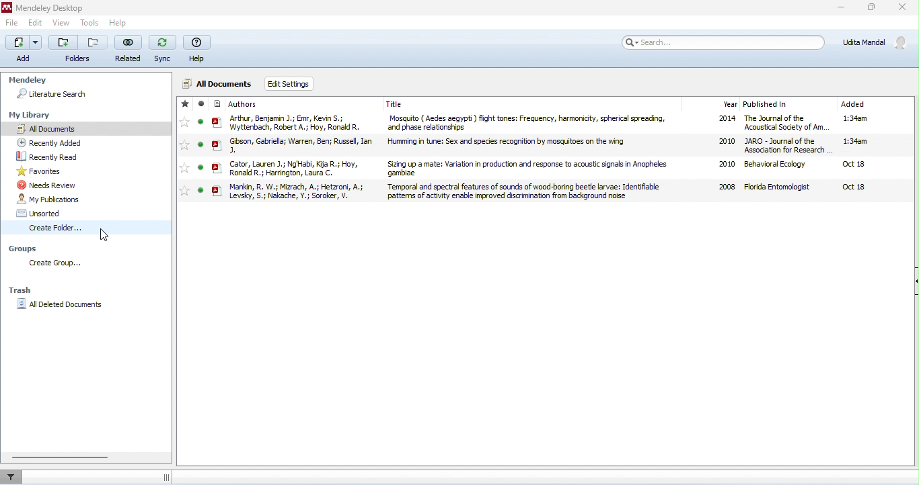 Image resolution: width=919 pixels, height=485 pixels. Describe the element at coordinates (854, 141) in the screenshot. I see `1:34 am` at that location.